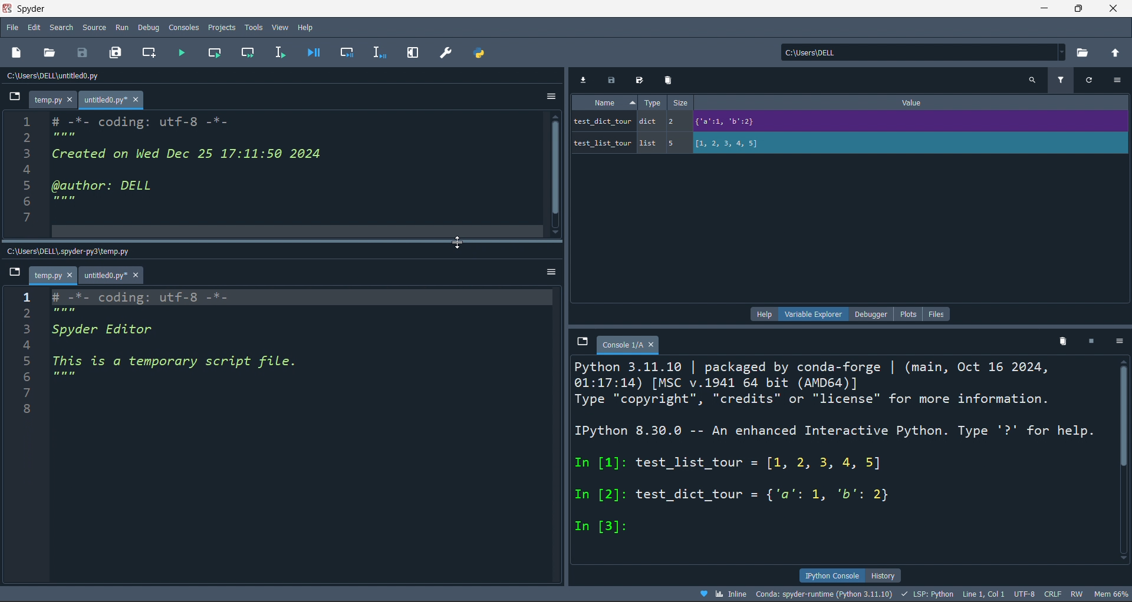 The width and height of the screenshot is (1132, 602). I want to click on delete, so click(1061, 342).